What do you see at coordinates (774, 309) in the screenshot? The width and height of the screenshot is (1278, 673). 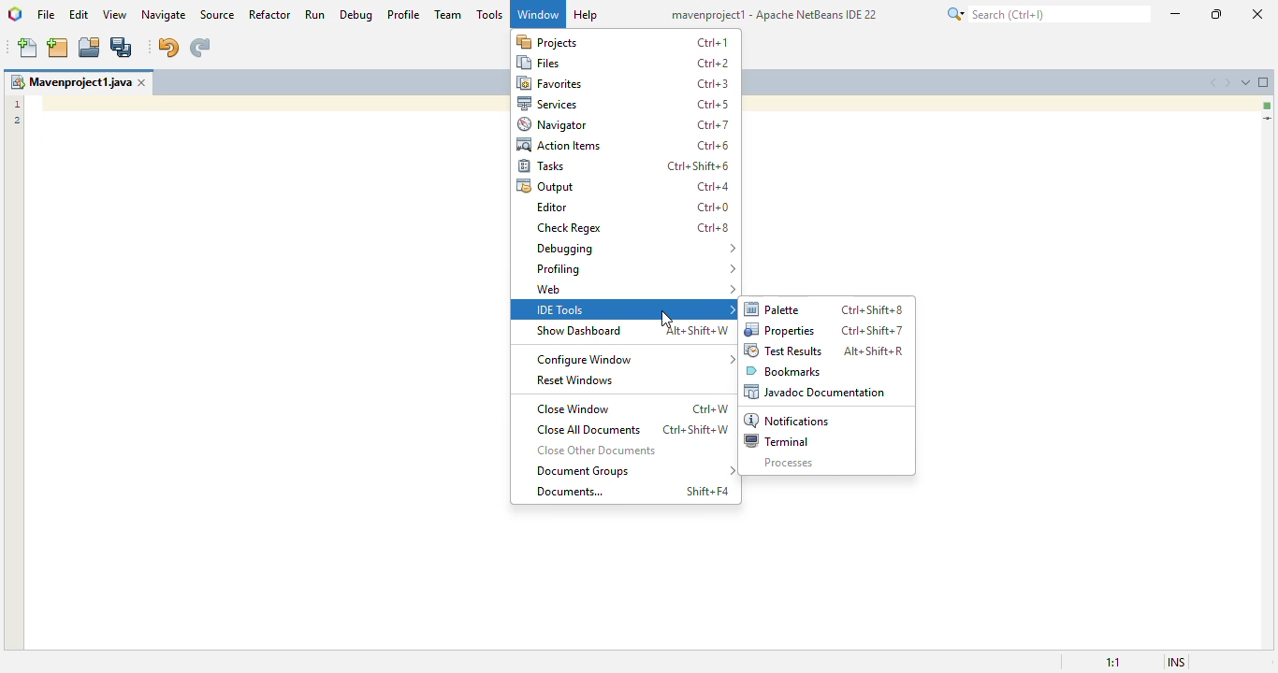 I see `palette` at bounding box center [774, 309].